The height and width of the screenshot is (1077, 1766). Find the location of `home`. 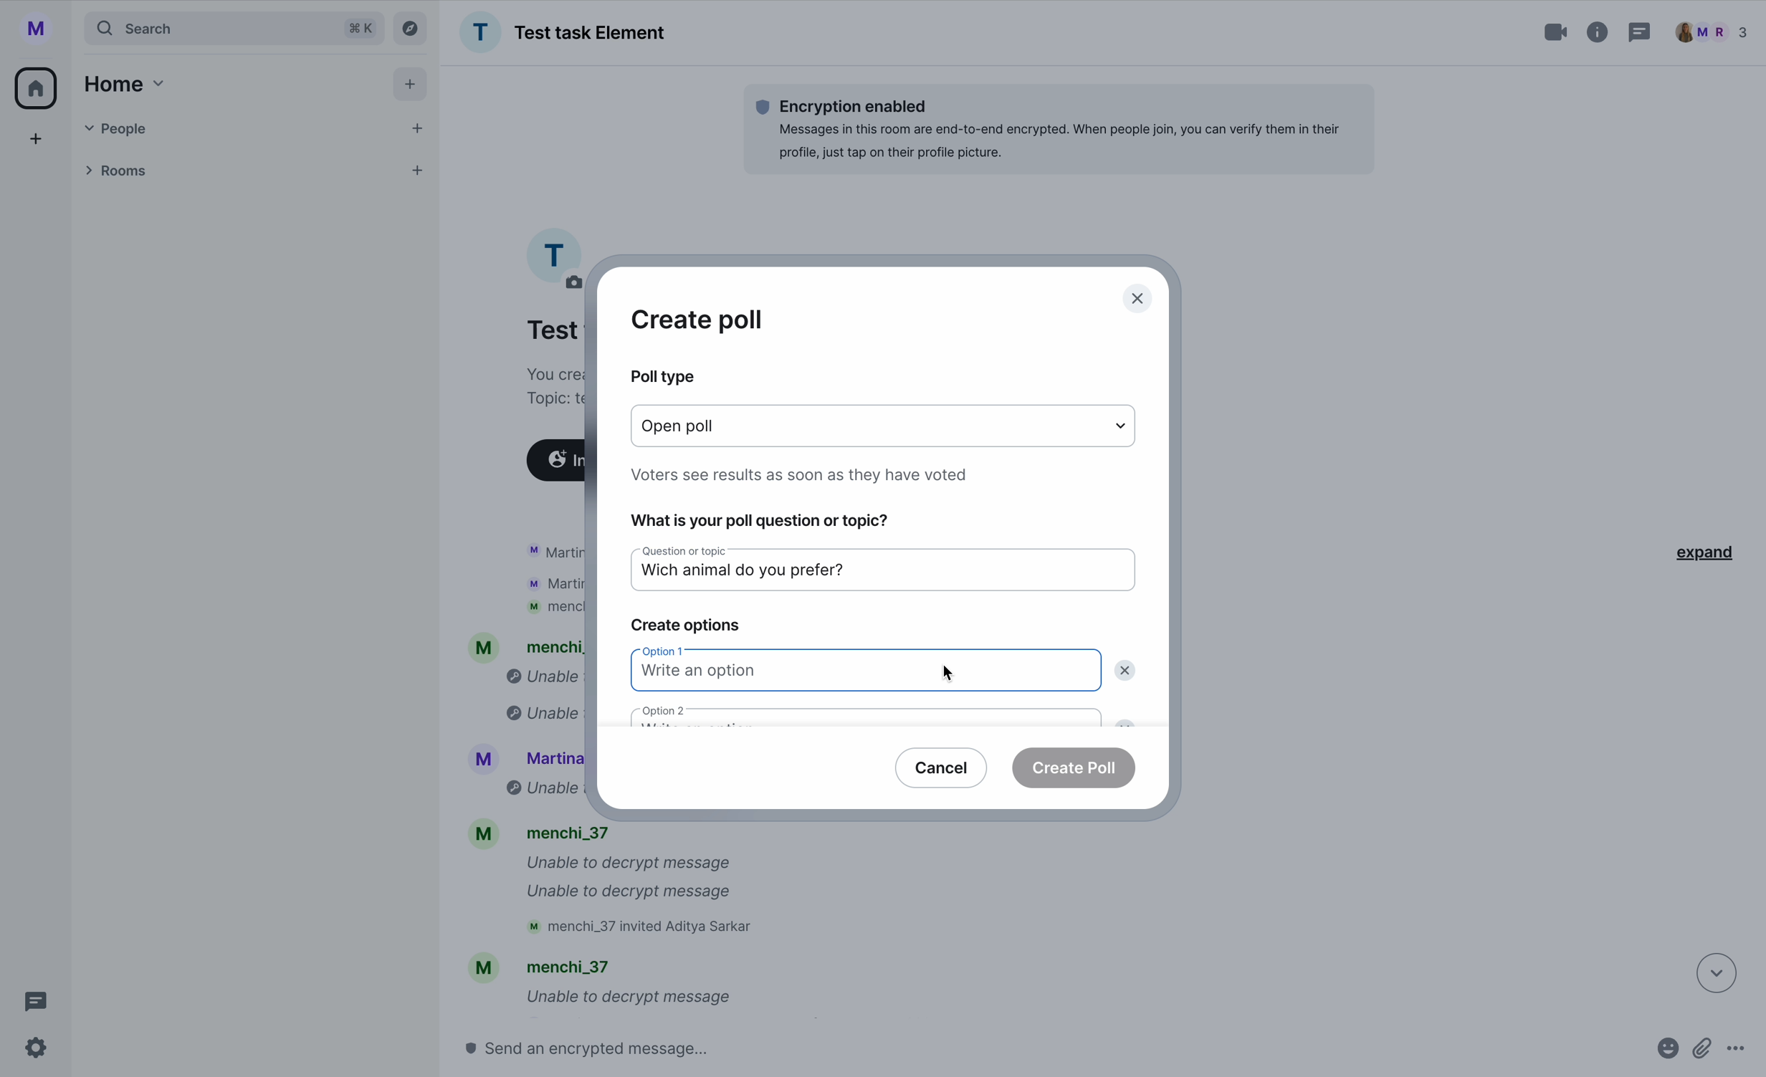

home is located at coordinates (121, 83).